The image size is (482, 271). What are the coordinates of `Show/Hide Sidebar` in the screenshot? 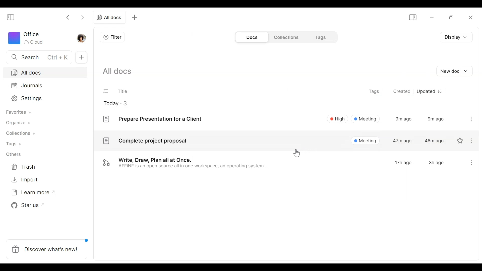 It's located at (413, 17).